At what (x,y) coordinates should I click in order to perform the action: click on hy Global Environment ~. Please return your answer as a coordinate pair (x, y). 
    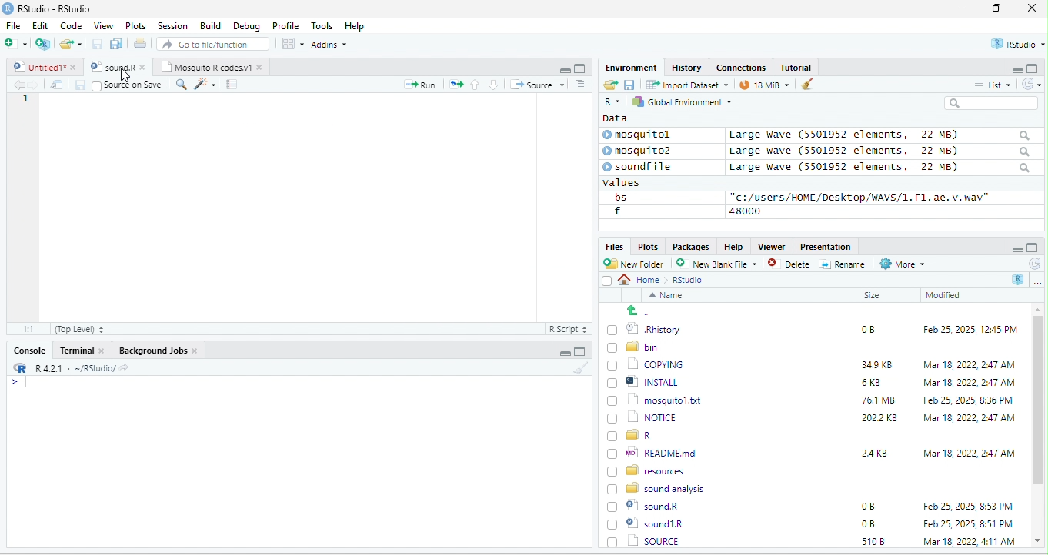
    Looking at the image, I should click on (678, 101).